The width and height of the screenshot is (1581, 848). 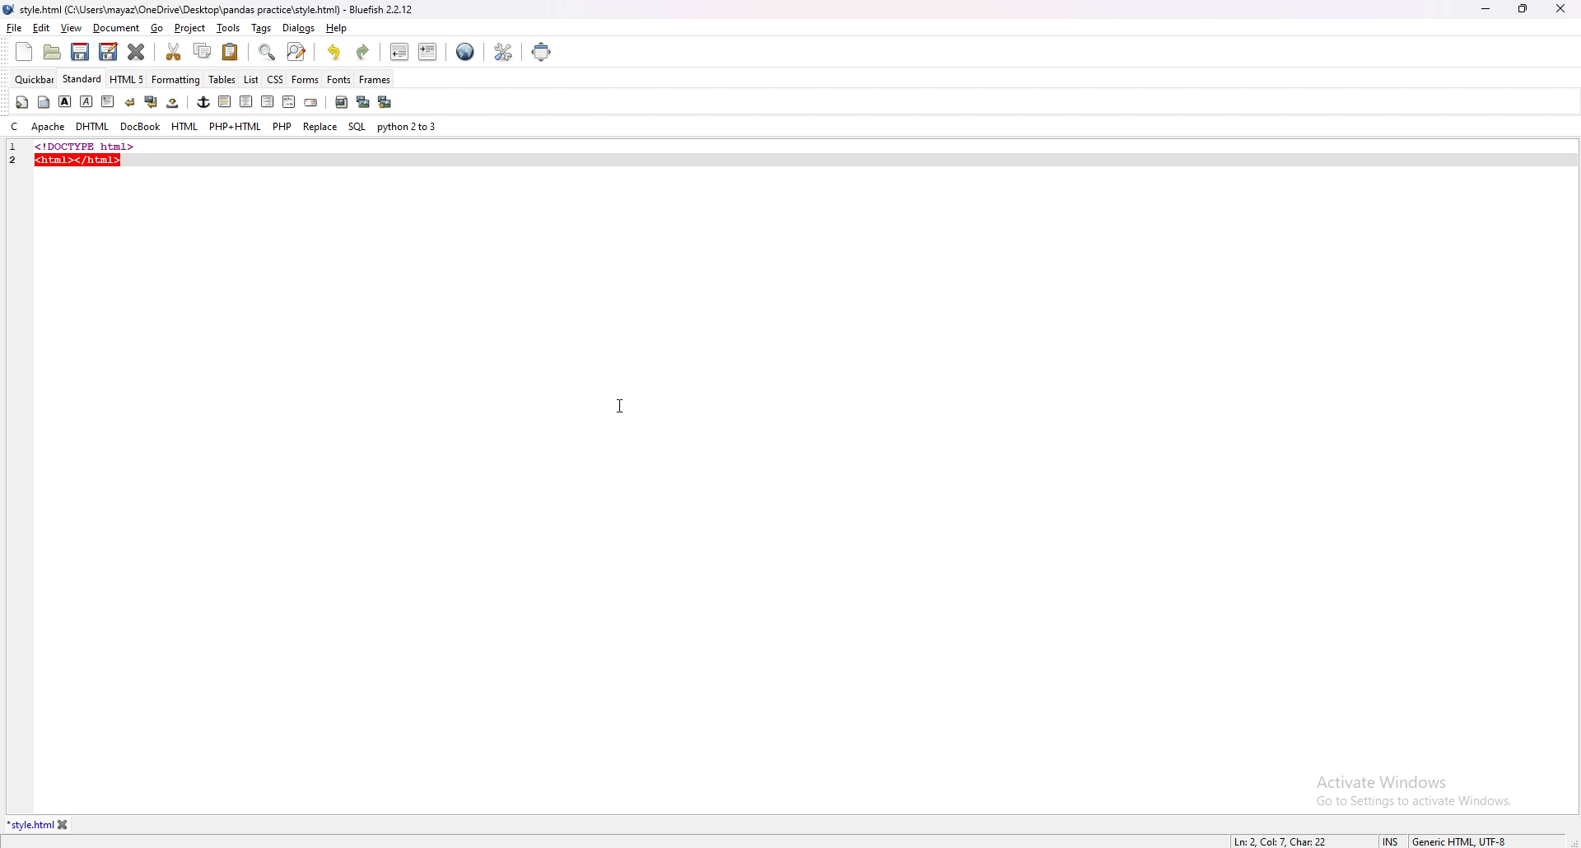 What do you see at coordinates (45, 100) in the screenshot?
I see `body` at bounding box center [45, 100].